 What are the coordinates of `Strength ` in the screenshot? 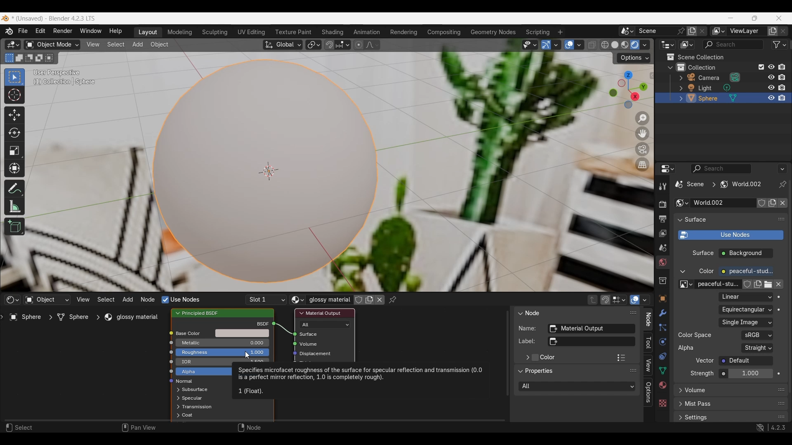 It's located at (702, 373).